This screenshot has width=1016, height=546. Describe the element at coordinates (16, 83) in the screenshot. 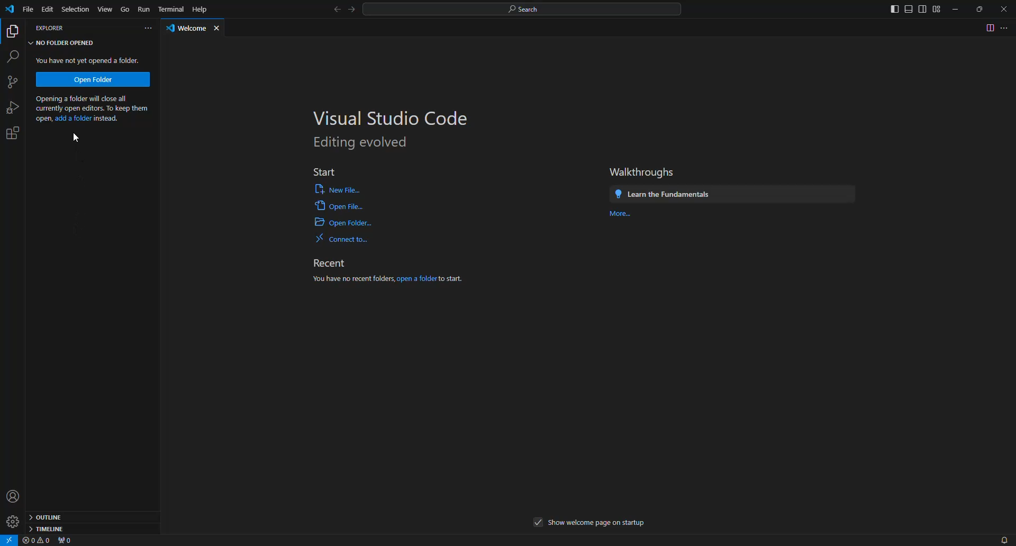

I see `source control` at that location.